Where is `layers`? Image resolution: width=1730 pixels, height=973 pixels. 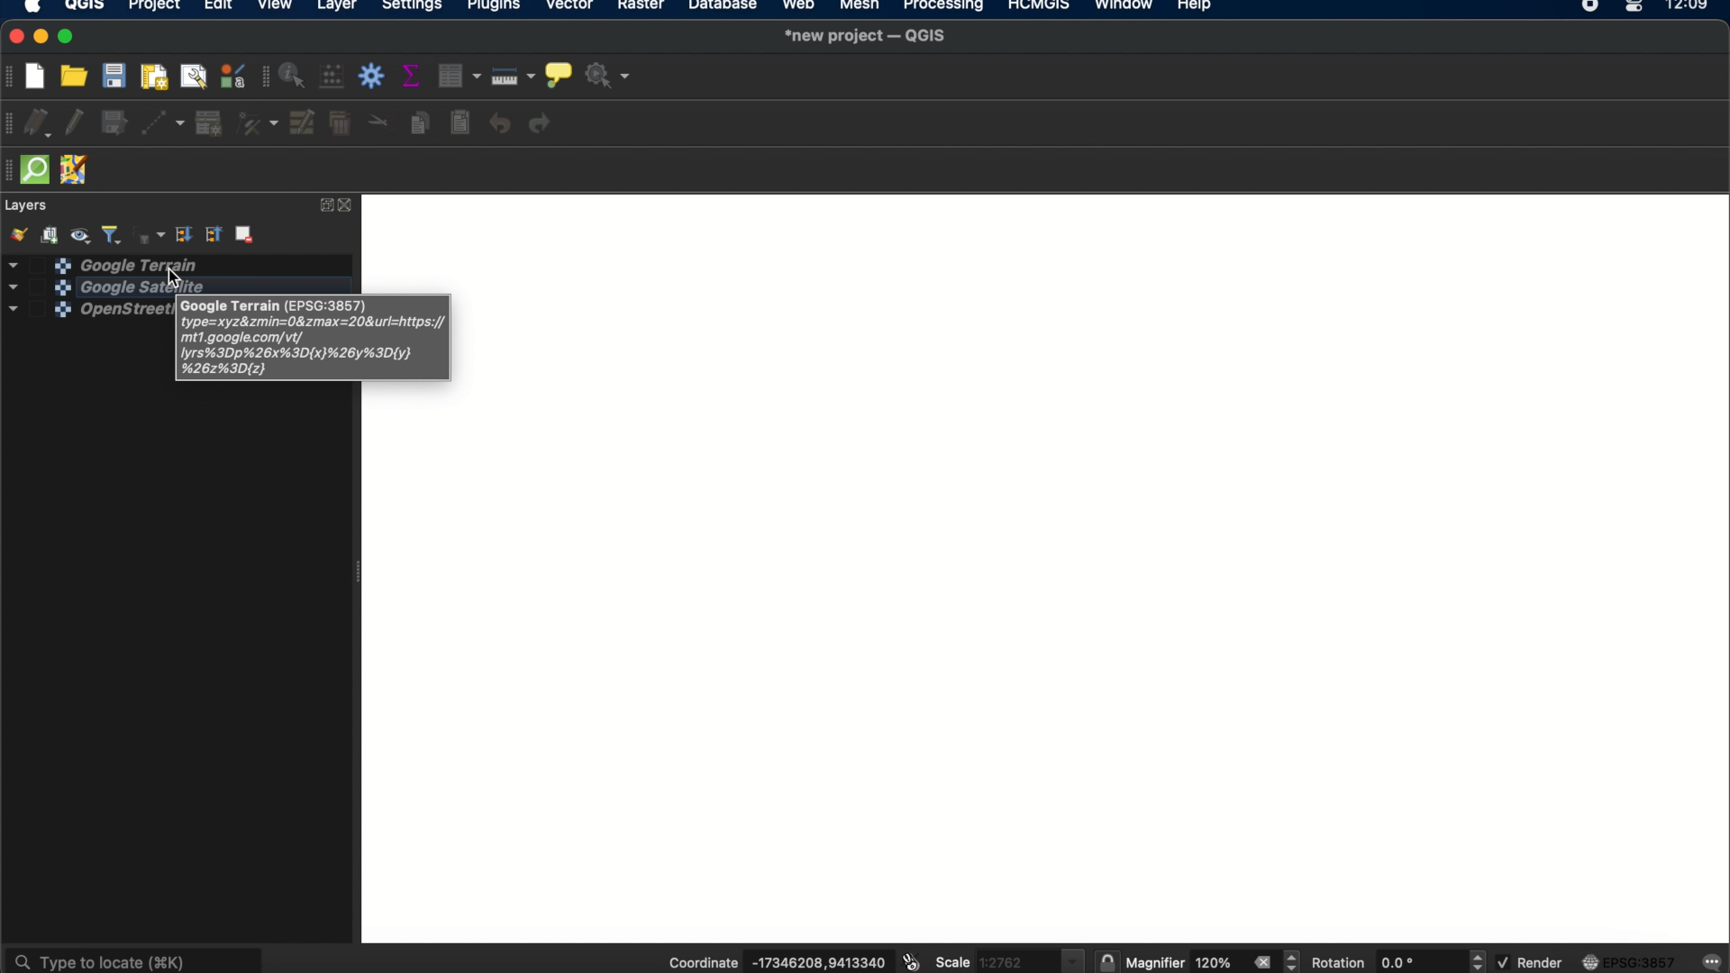 layers is located at coordinates (28, 205).